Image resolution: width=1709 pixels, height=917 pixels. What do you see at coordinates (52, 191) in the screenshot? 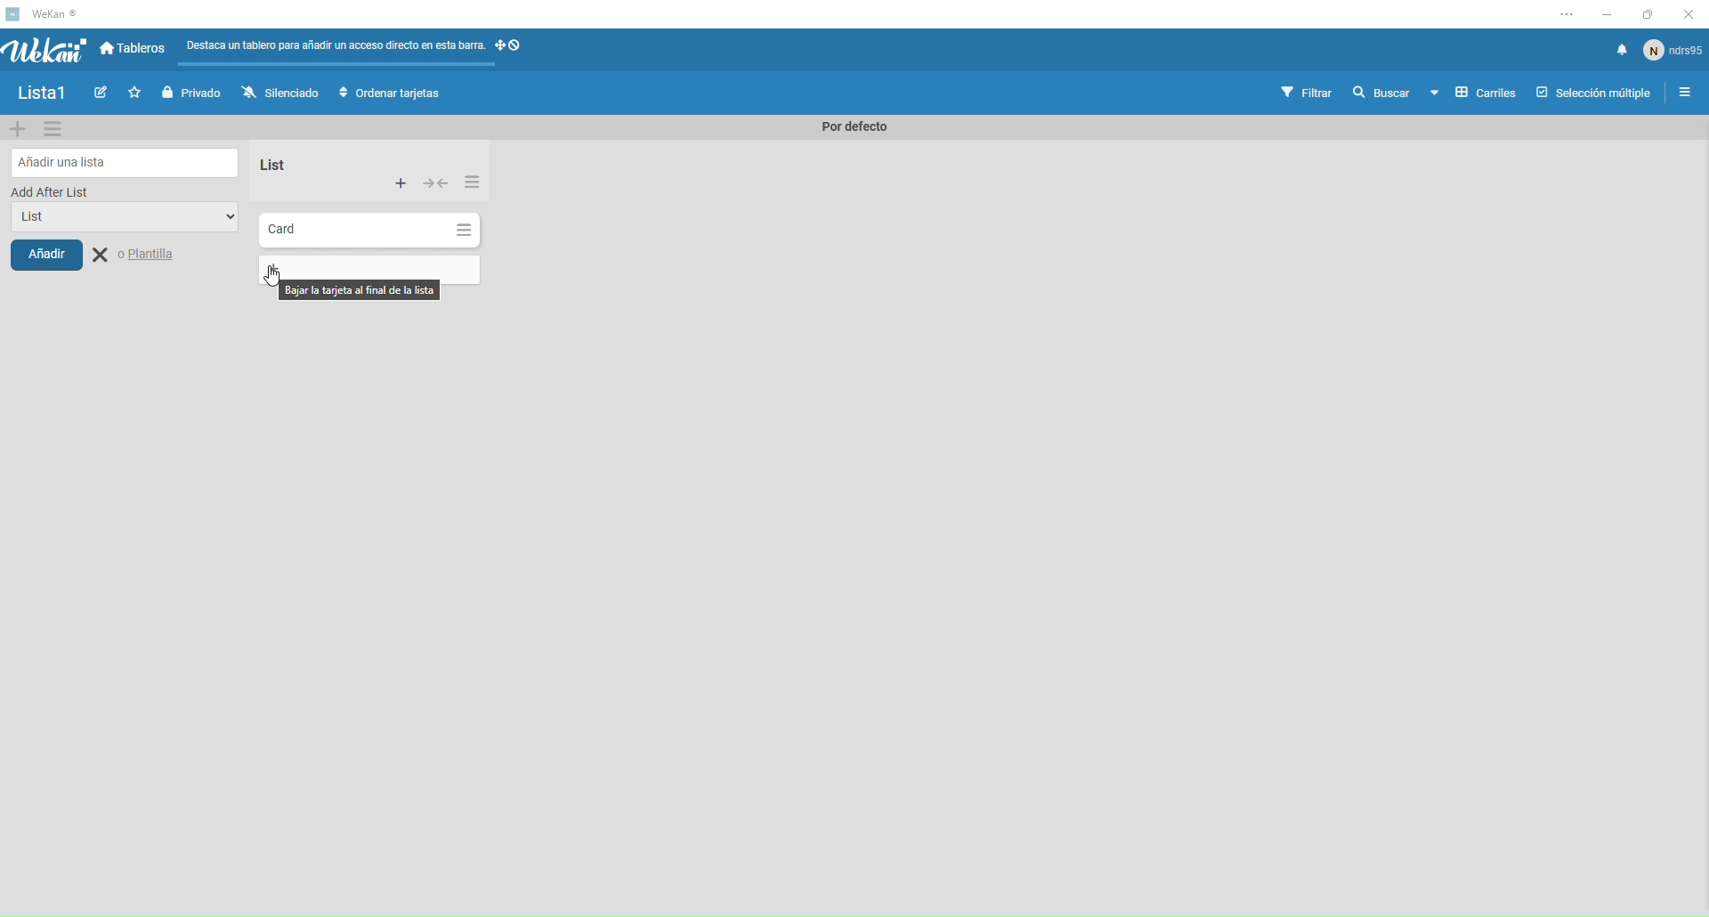
I see `Add after list` at bounding box center [52, 191].